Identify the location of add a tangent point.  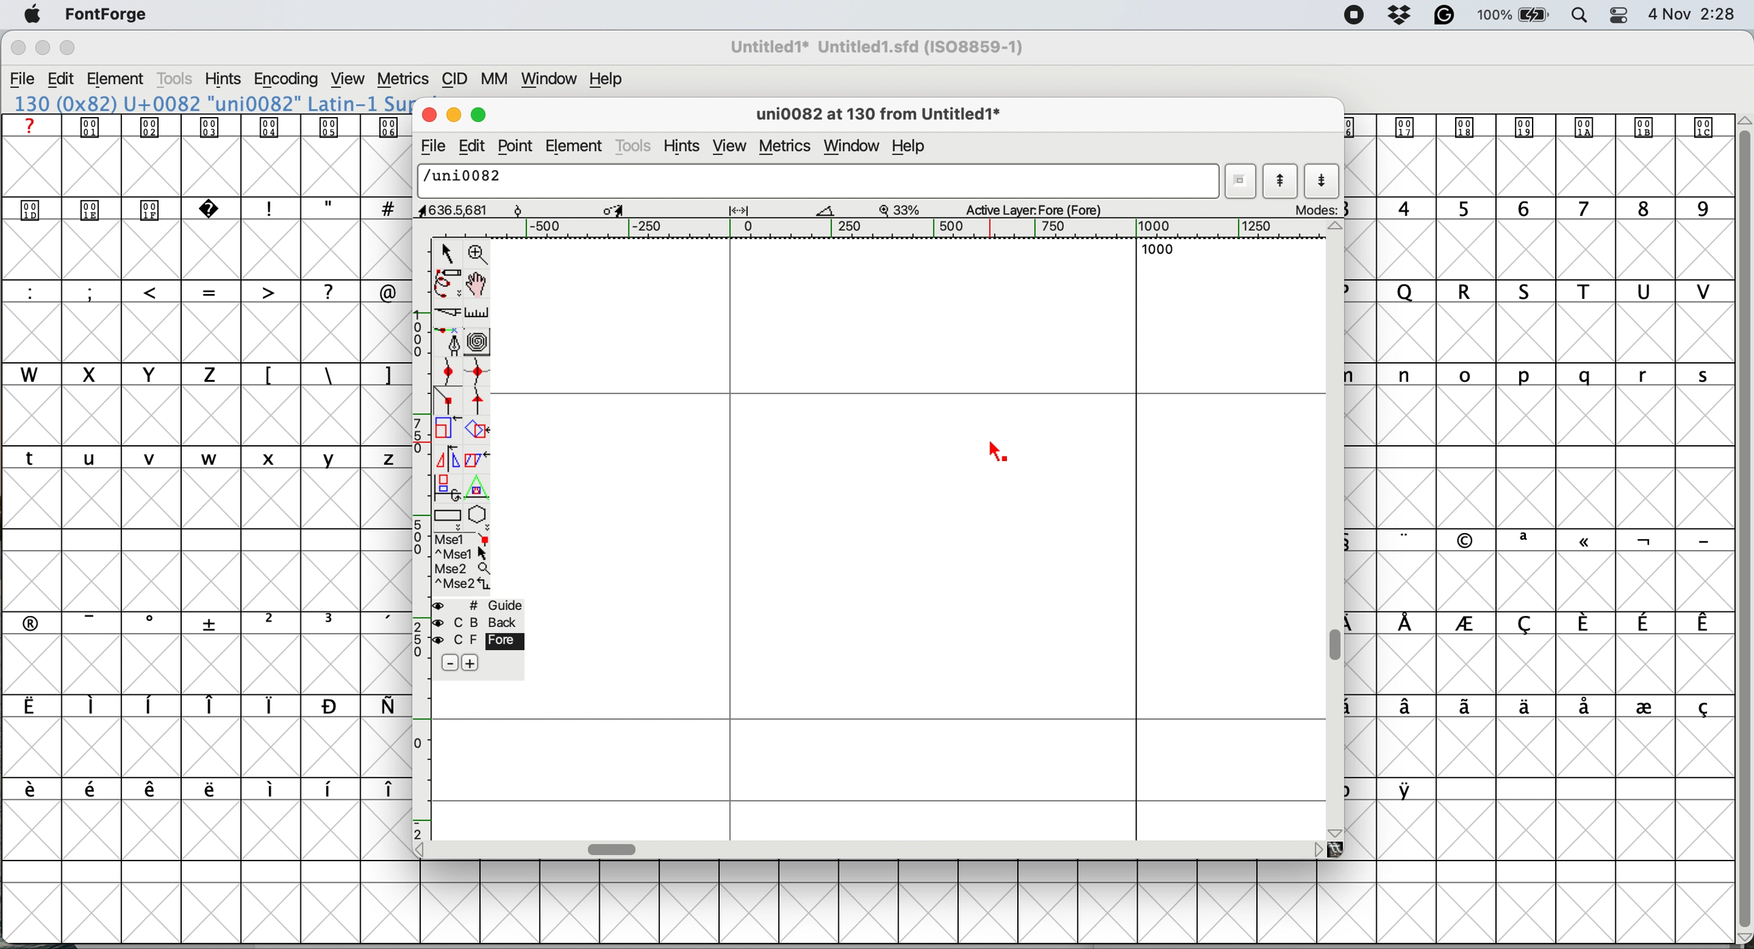
(479, 401).